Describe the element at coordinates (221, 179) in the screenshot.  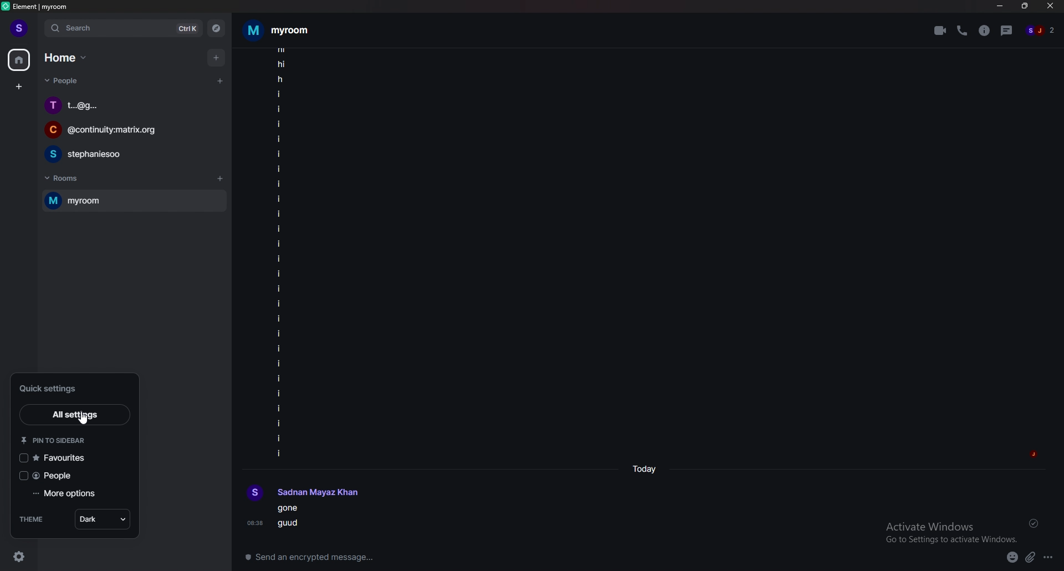
I see `add rooms` at that location.